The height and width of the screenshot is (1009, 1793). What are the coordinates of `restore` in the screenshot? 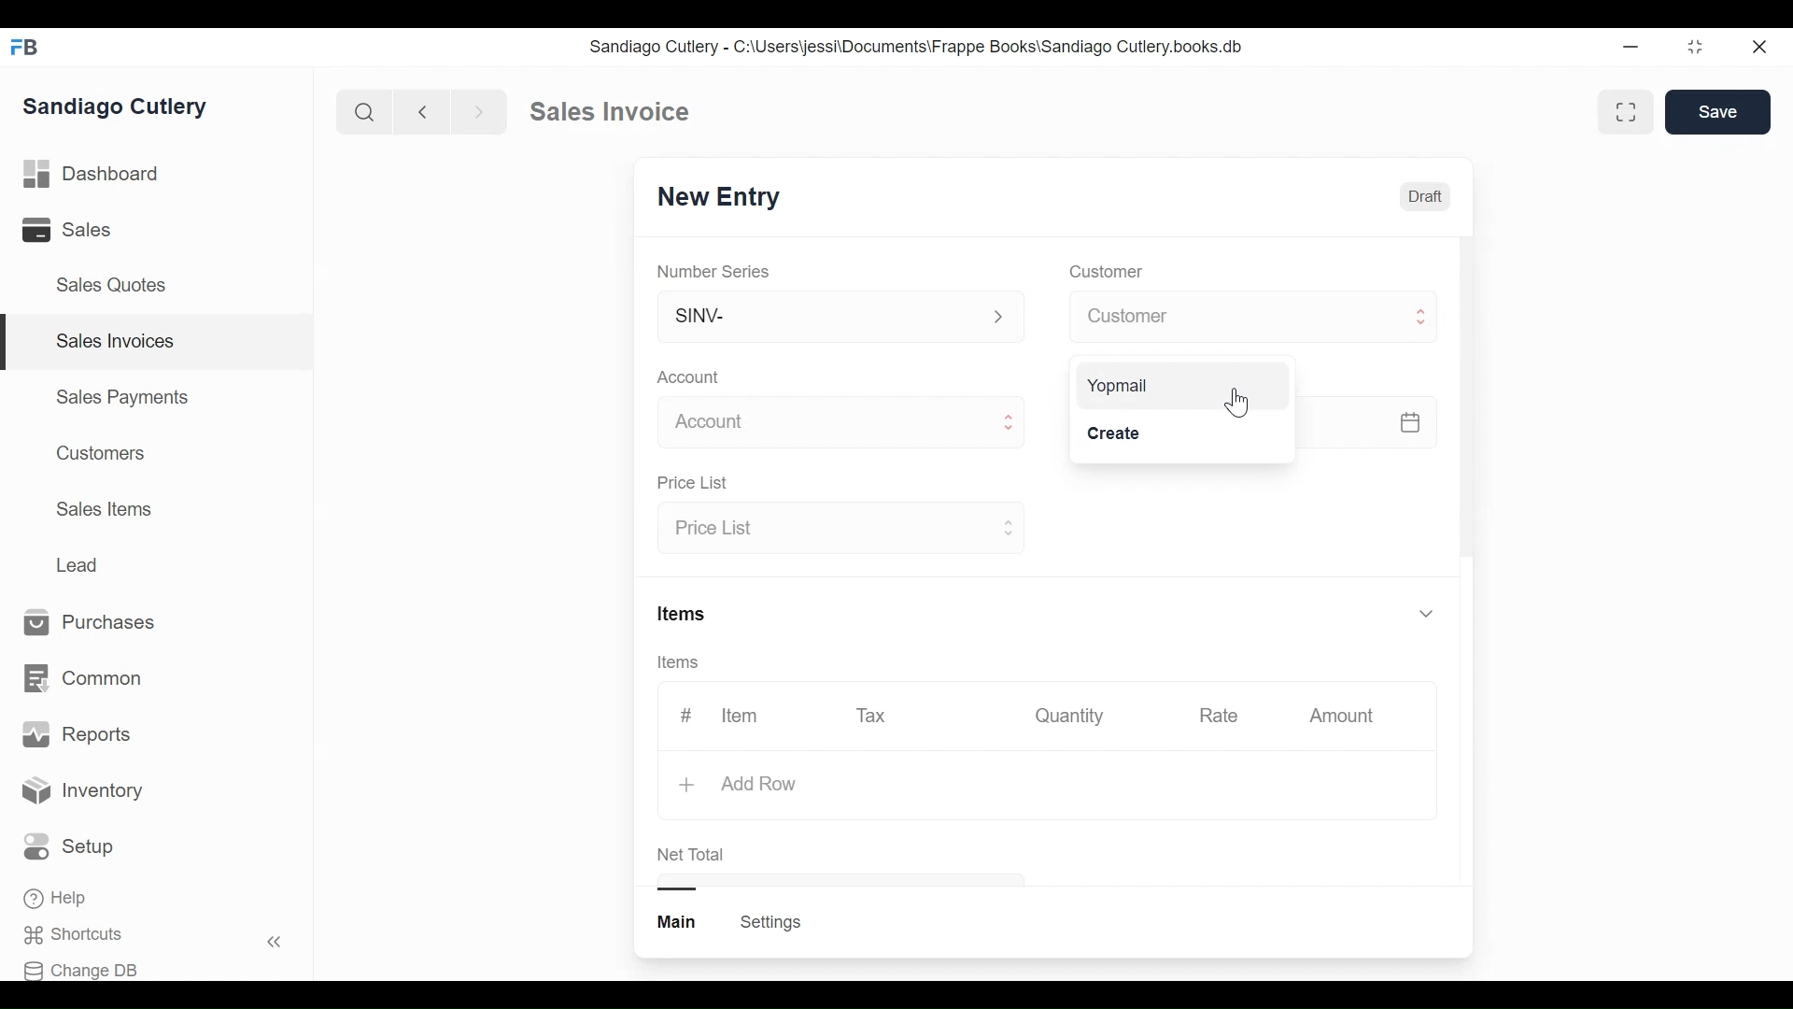 It's located at (1695, 46).